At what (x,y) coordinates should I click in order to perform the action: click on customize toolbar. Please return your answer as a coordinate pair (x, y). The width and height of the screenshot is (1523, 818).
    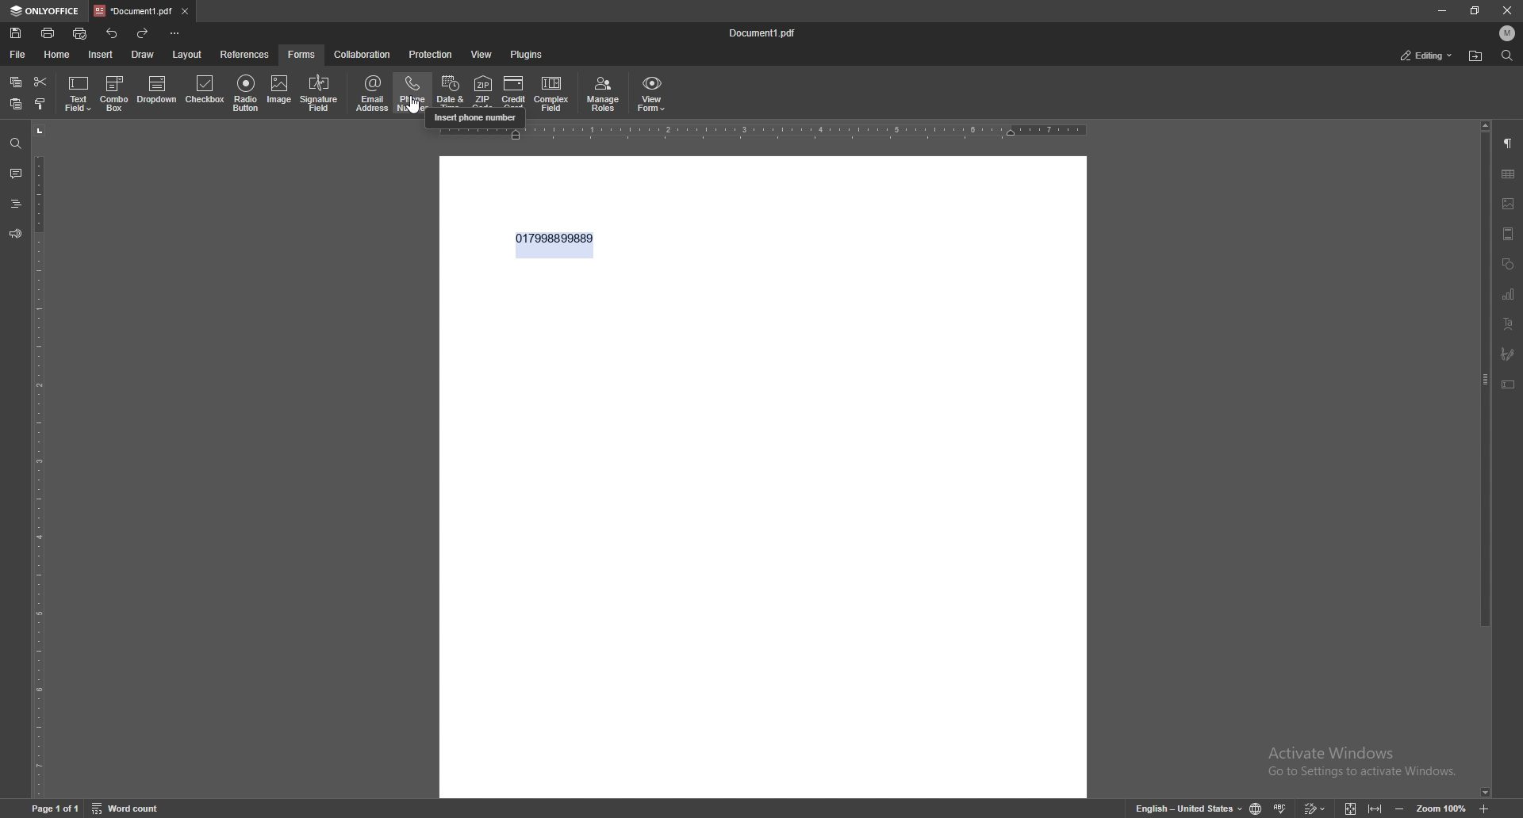
    Looking at the image, I should click on (175, 34).